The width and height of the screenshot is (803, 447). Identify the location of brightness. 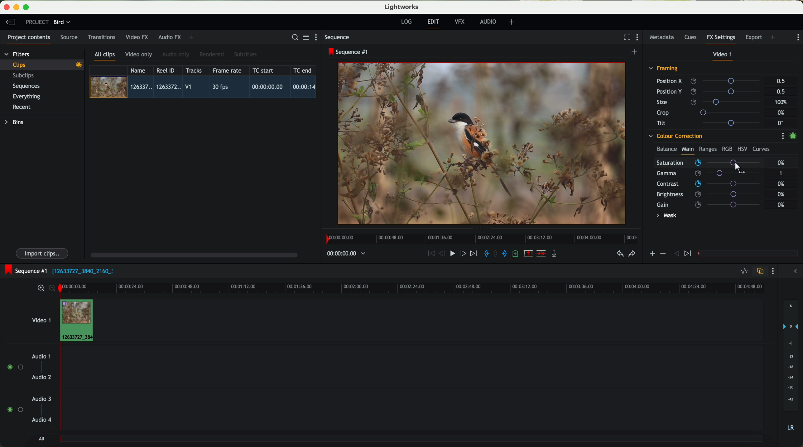
(712, 194).